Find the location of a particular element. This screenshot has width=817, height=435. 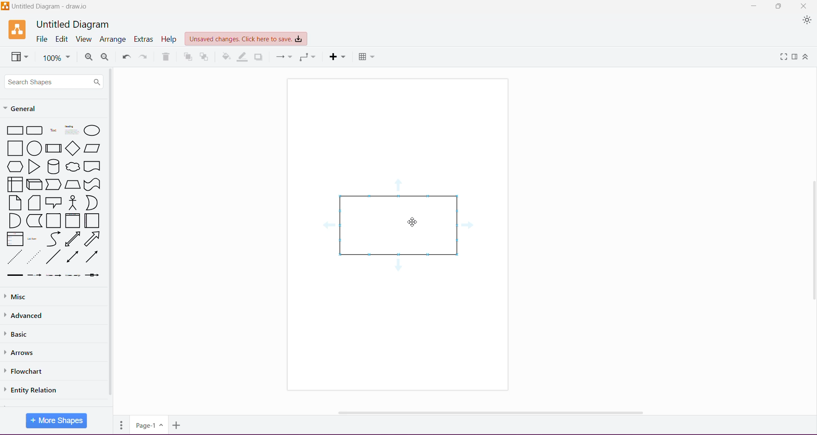

Available shapes under Genera category is located at coordinates (53, 201).